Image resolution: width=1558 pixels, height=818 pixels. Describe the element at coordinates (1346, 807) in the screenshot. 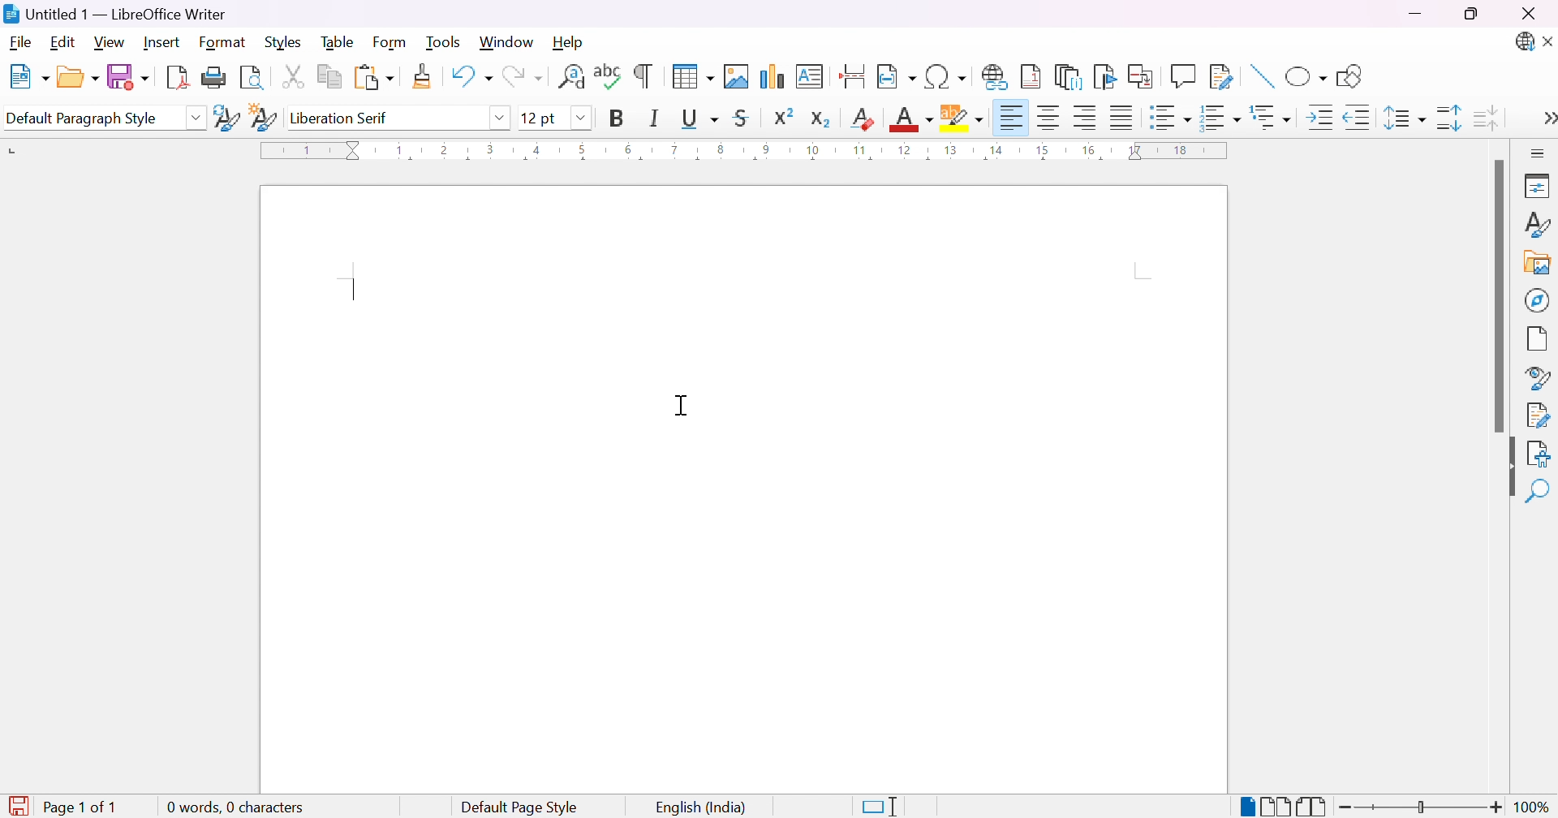

I see `Zoom out` at that location.